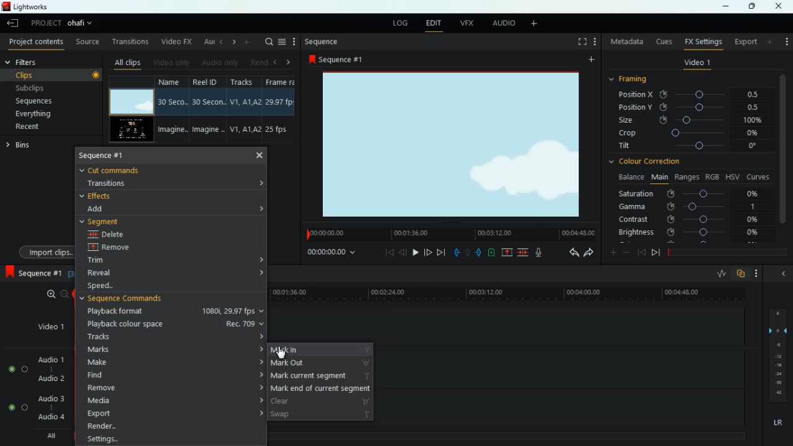 This screenshot has width=793, height=446. Describe the element at coordinates (702, 42) in the screenshot. I see `fx settings` at that location.